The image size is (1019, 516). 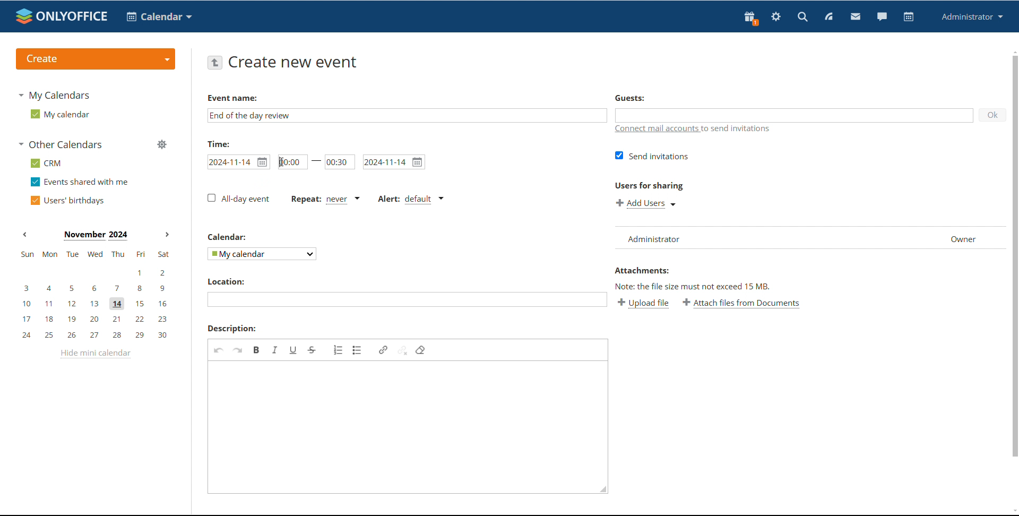 What do you see at coordinates (775, 18) in the screenshot?
I see `settings` at bounding box center [775, 18].